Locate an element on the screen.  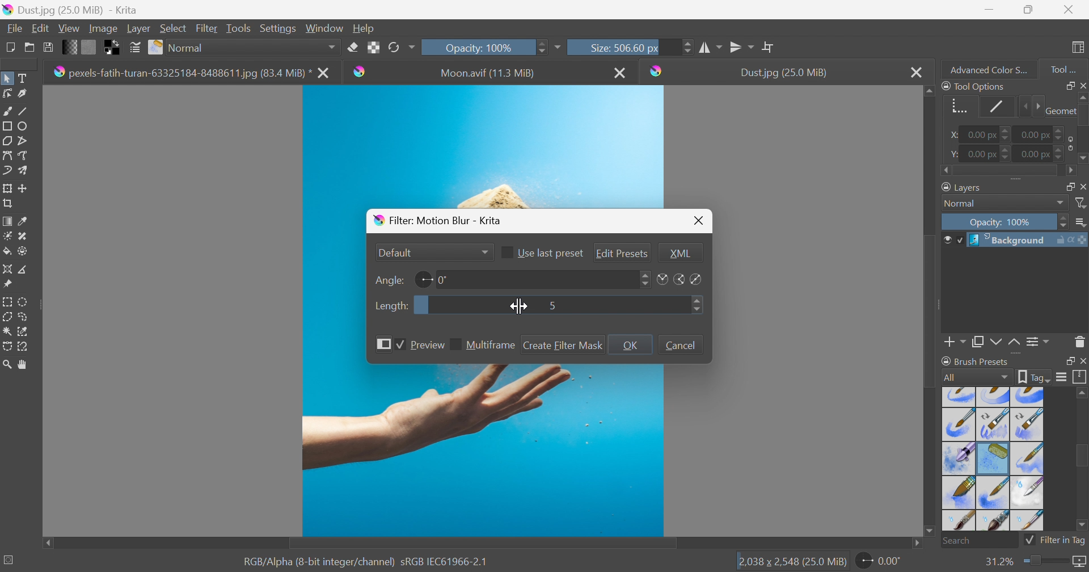
Brush Presets is located at coordinates (975, 361).